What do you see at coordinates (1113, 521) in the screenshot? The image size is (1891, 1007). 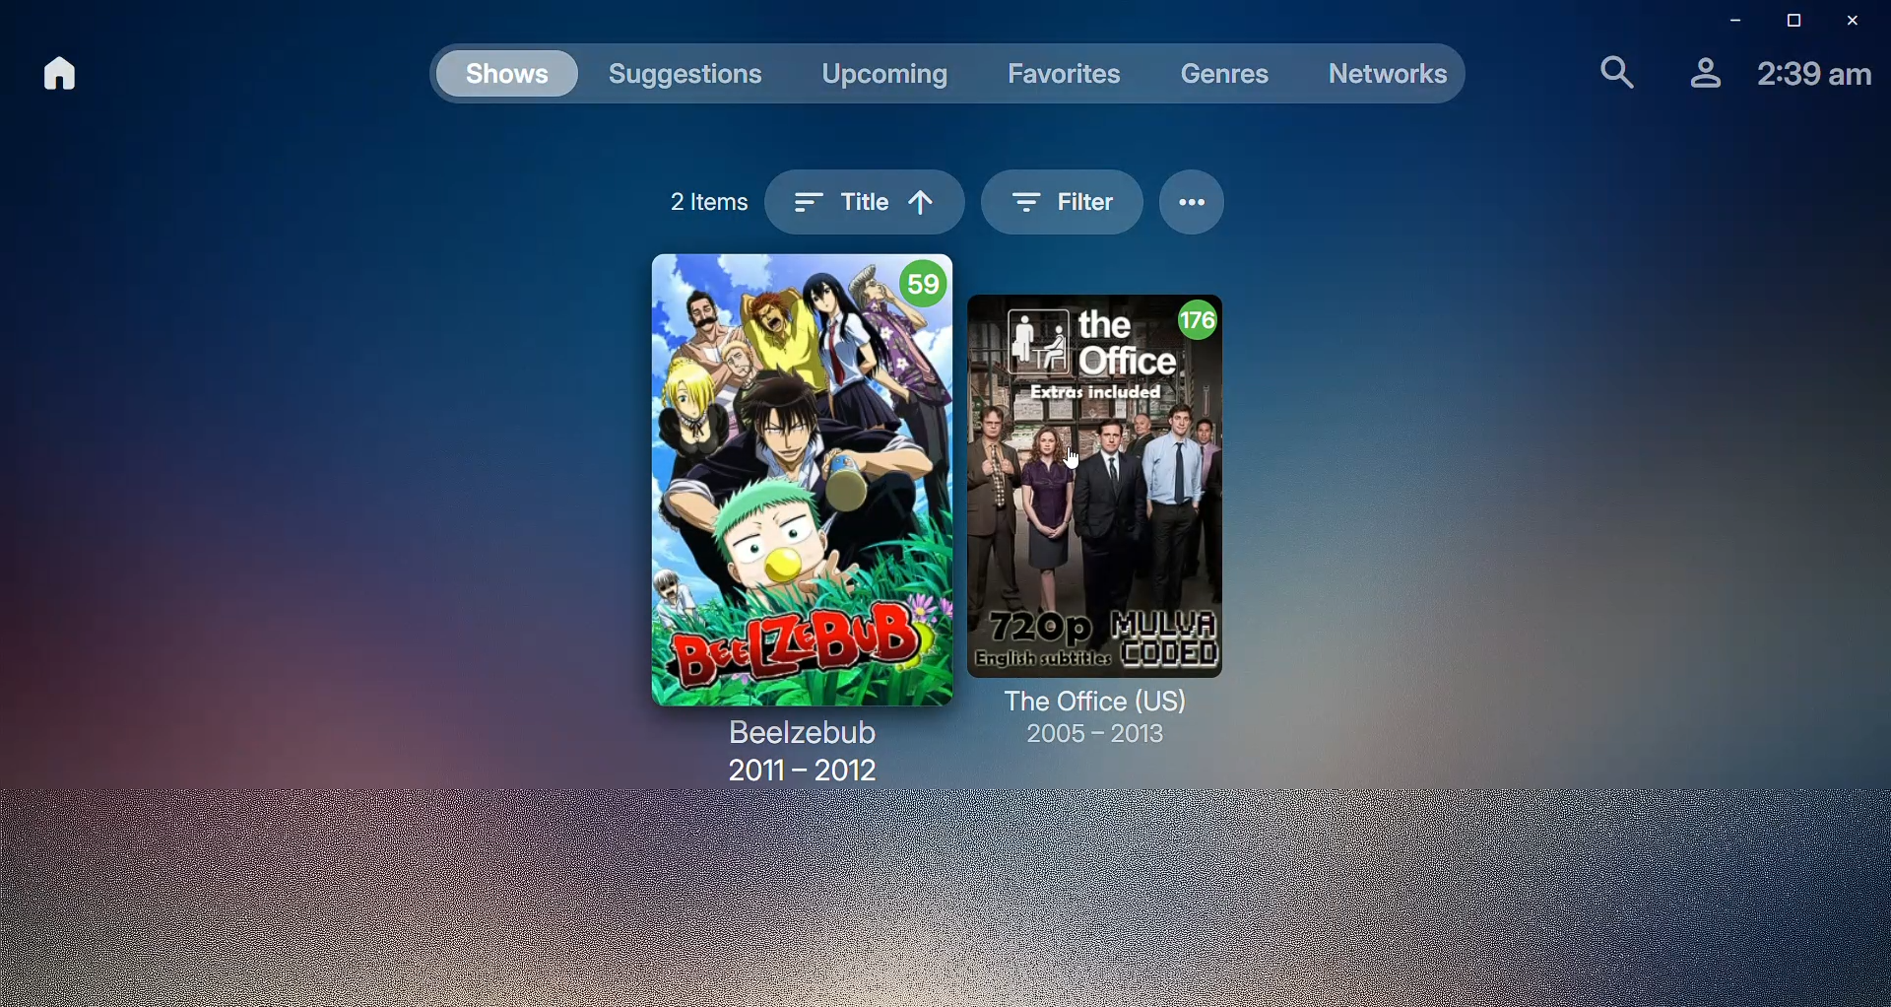 I see `The Office` at bounding box center [1113, 521].